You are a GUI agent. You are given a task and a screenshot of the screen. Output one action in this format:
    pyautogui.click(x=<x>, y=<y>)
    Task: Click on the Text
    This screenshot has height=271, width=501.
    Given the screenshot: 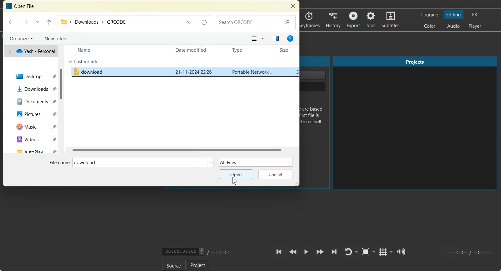 What is the action you would take?
    pyautogui.click(x=85, y=163)
    